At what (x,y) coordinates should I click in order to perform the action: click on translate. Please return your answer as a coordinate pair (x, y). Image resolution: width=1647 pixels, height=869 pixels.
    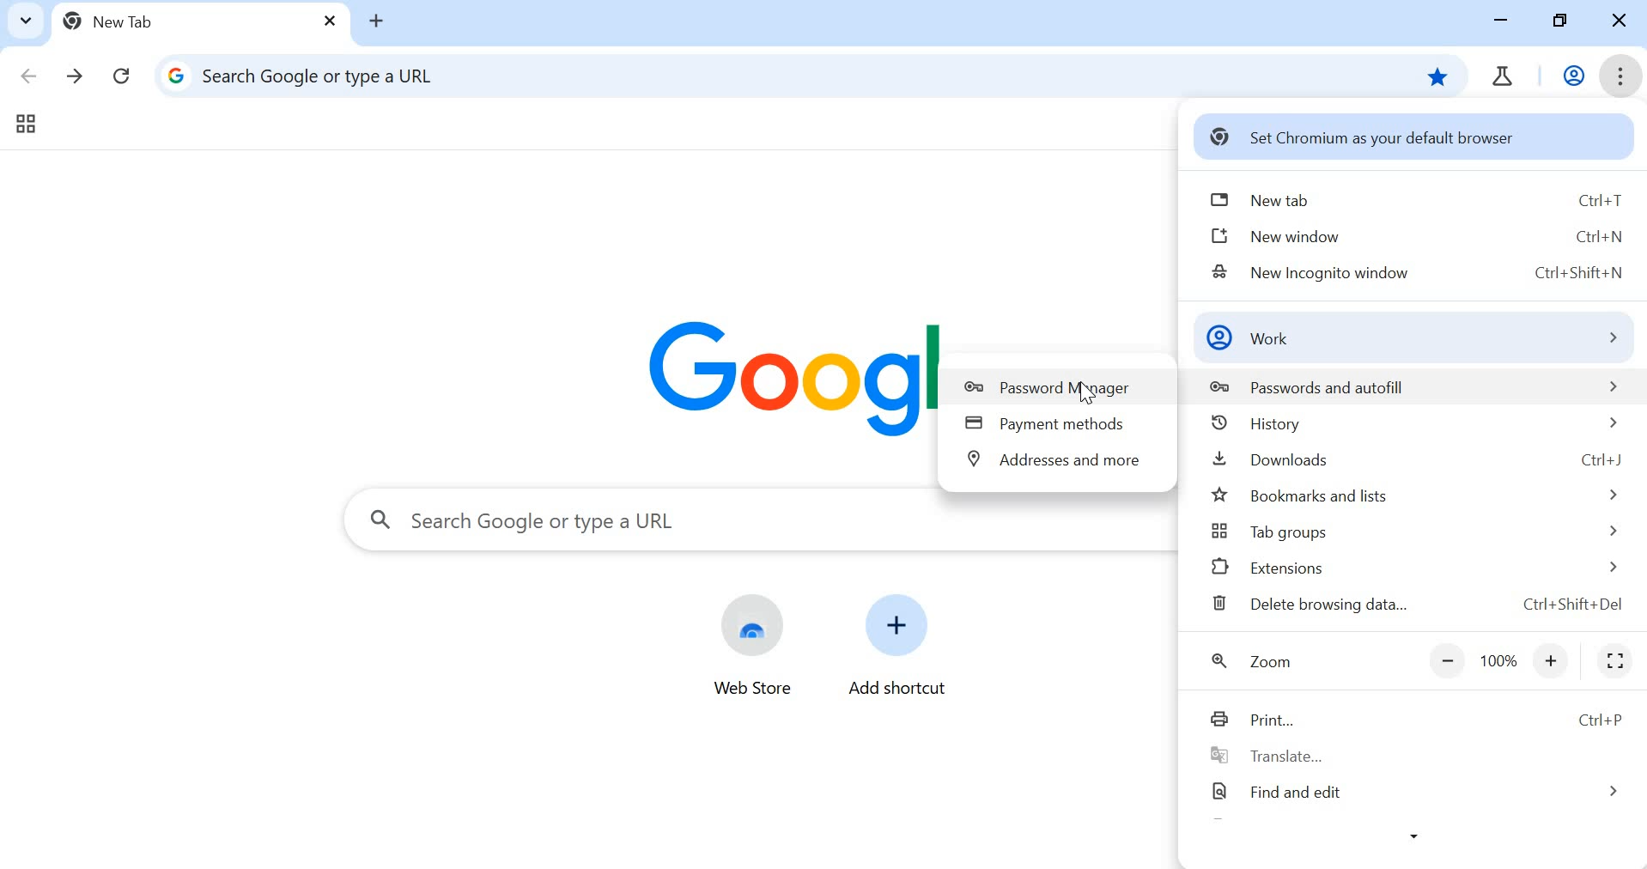
    Looking at the image, I should click on (1407, 755).